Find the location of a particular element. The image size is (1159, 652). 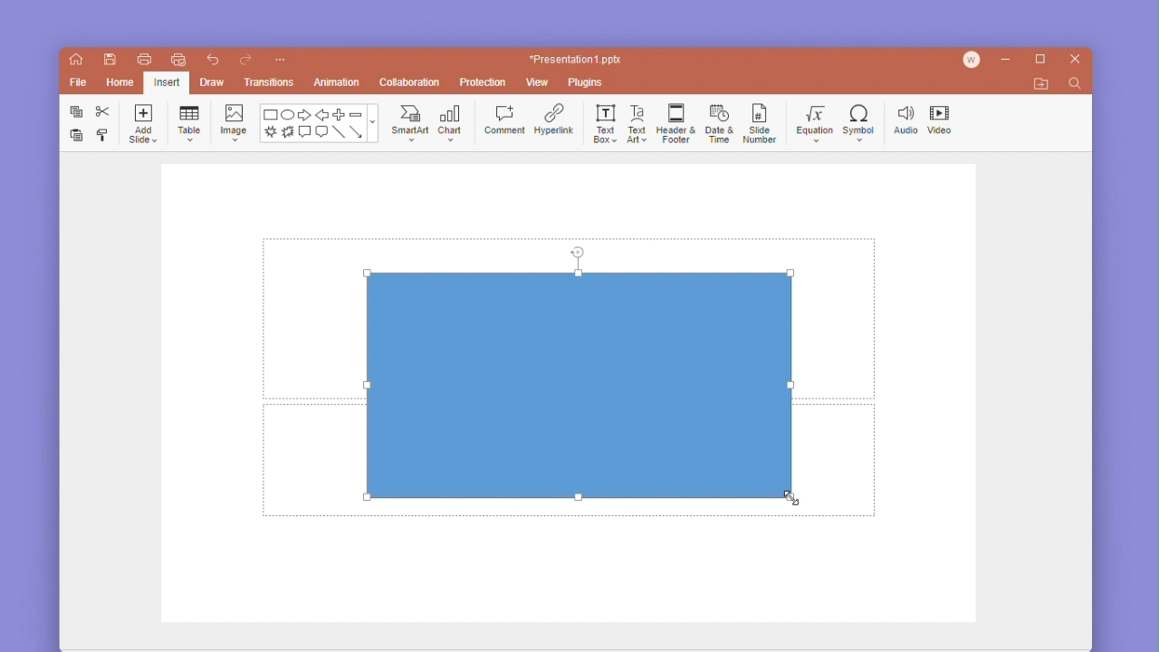

add slide is located at coordinates (142, 124).